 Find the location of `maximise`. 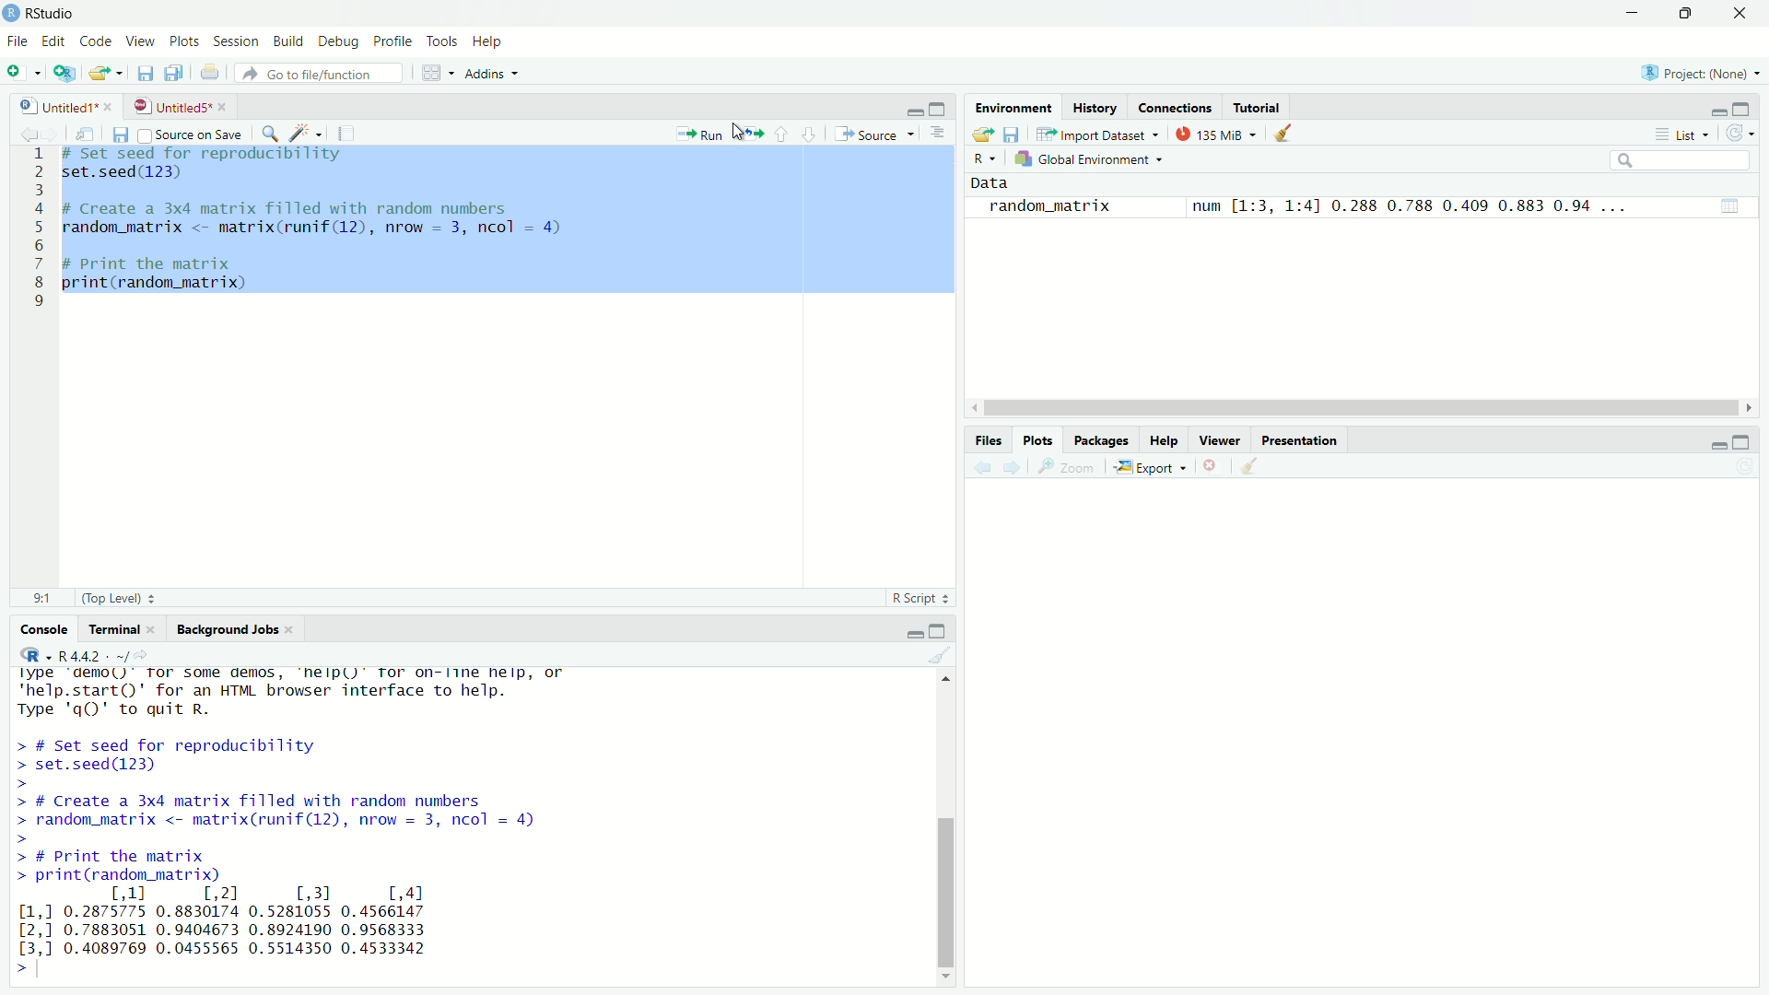

maximise is located at coordinates (1691, 17).